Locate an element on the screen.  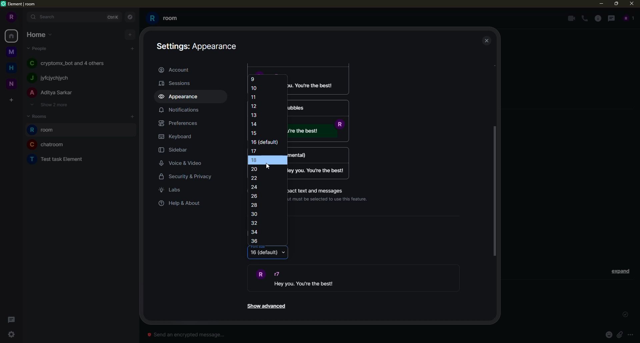
help & about is located at coordinates (180, 203).